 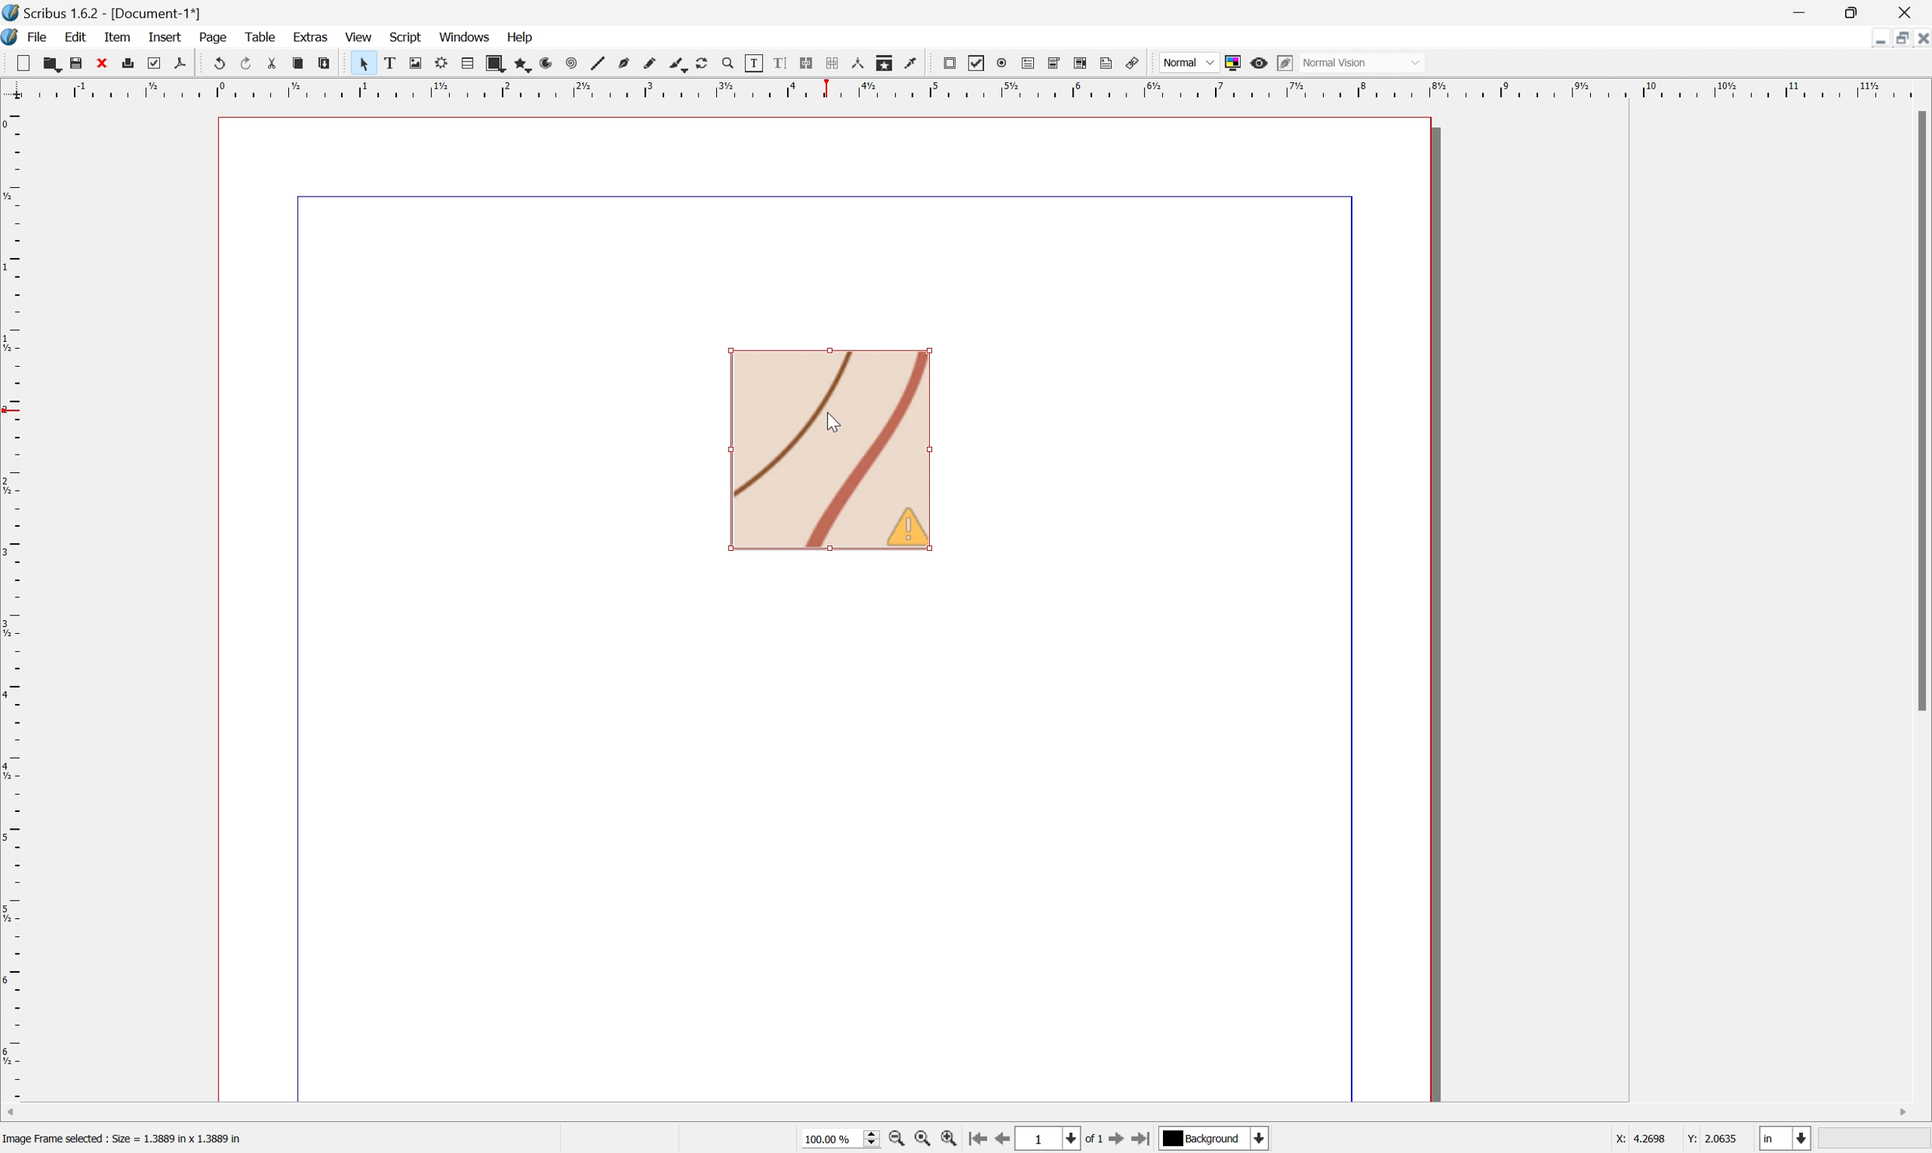 What do you see at coordinates (312, 36) in the screenshot?
I see `Extras` at bounding box center [312, 36].